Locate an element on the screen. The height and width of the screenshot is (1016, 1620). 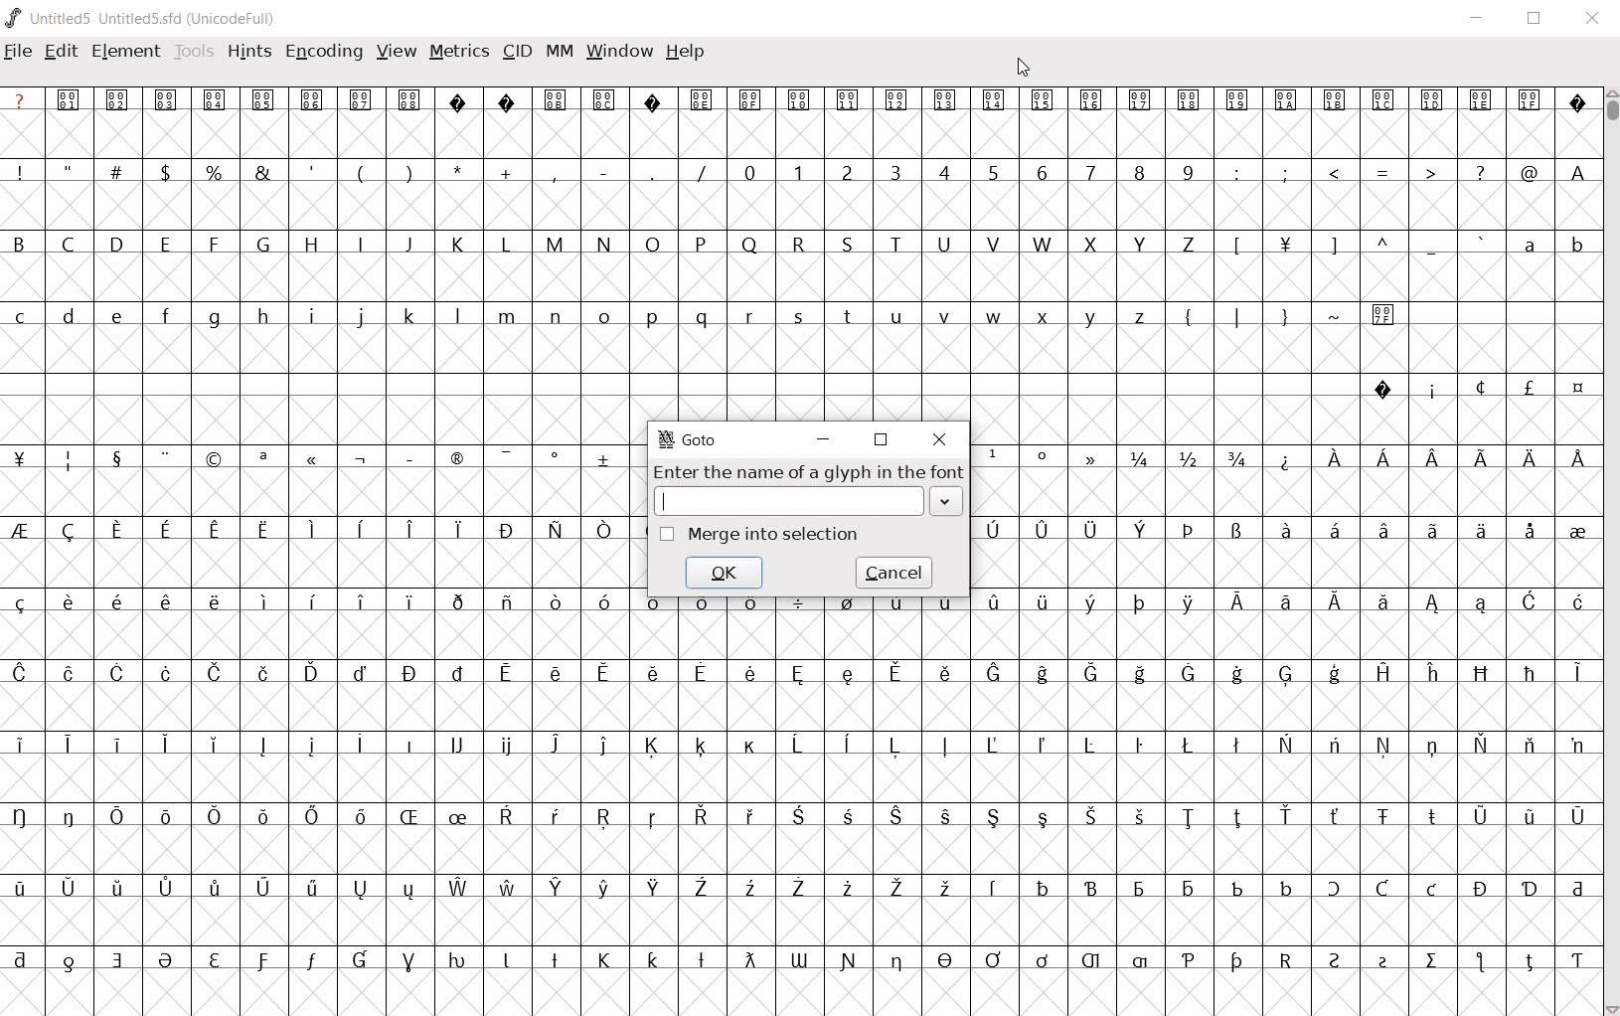
Symbol is located at coordinates (163, 601).